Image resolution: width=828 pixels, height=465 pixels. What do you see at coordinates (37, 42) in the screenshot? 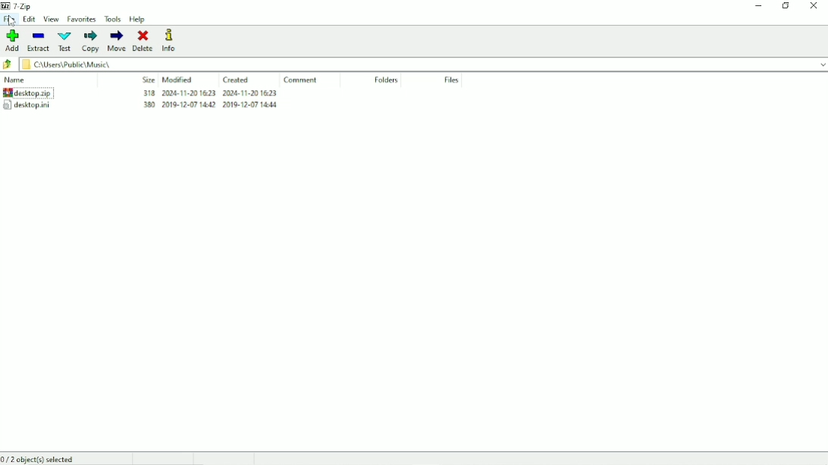
I see `Extract` at bounding box center [37, 42].